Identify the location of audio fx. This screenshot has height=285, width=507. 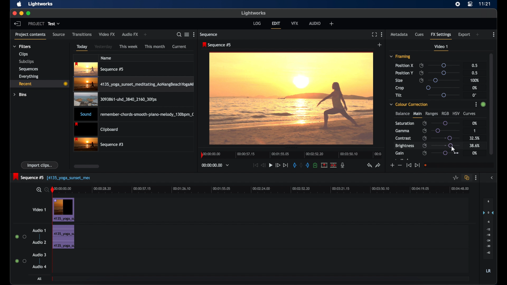
(130, 35).